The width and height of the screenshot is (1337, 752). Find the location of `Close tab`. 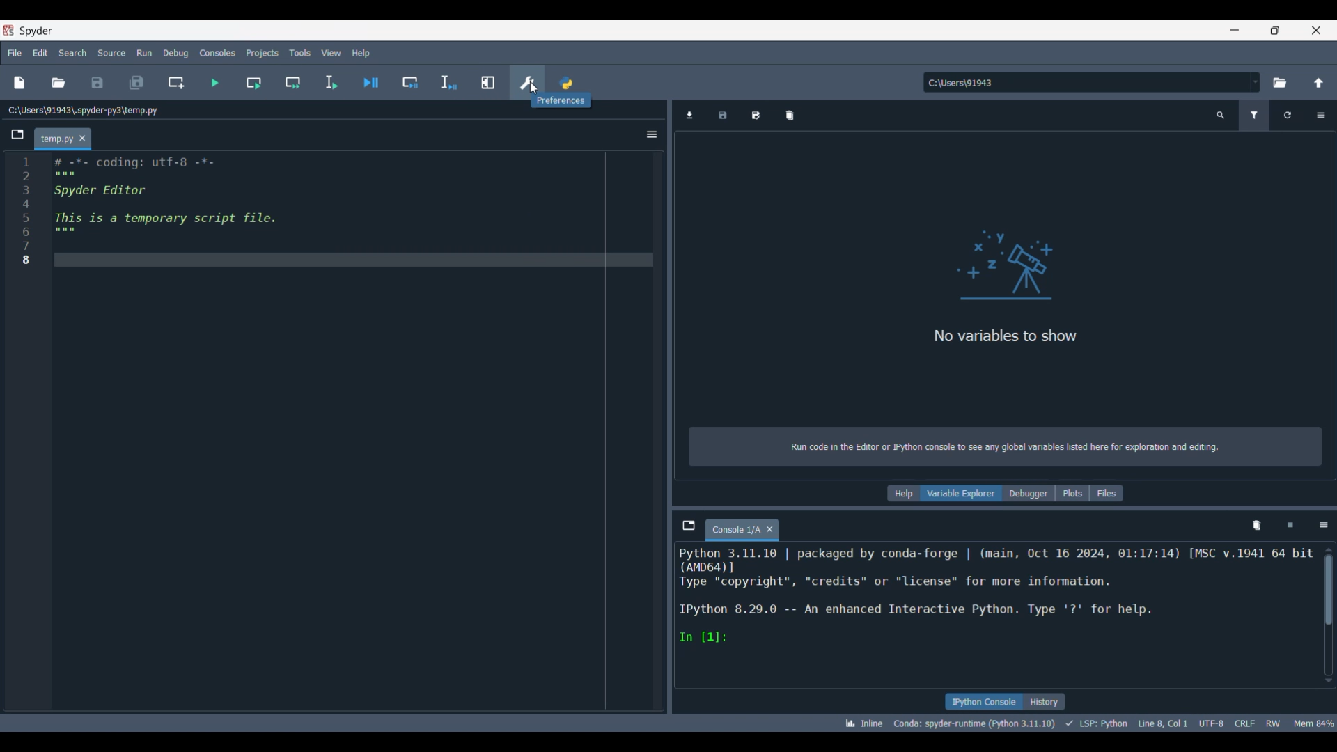

Close tab is located at coordinates (769, 528).